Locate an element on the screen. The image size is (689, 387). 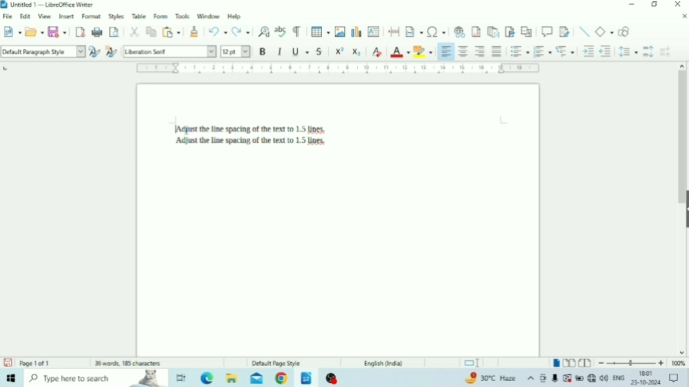
Clear Direct Formatting is located at coordinates (377, 52).